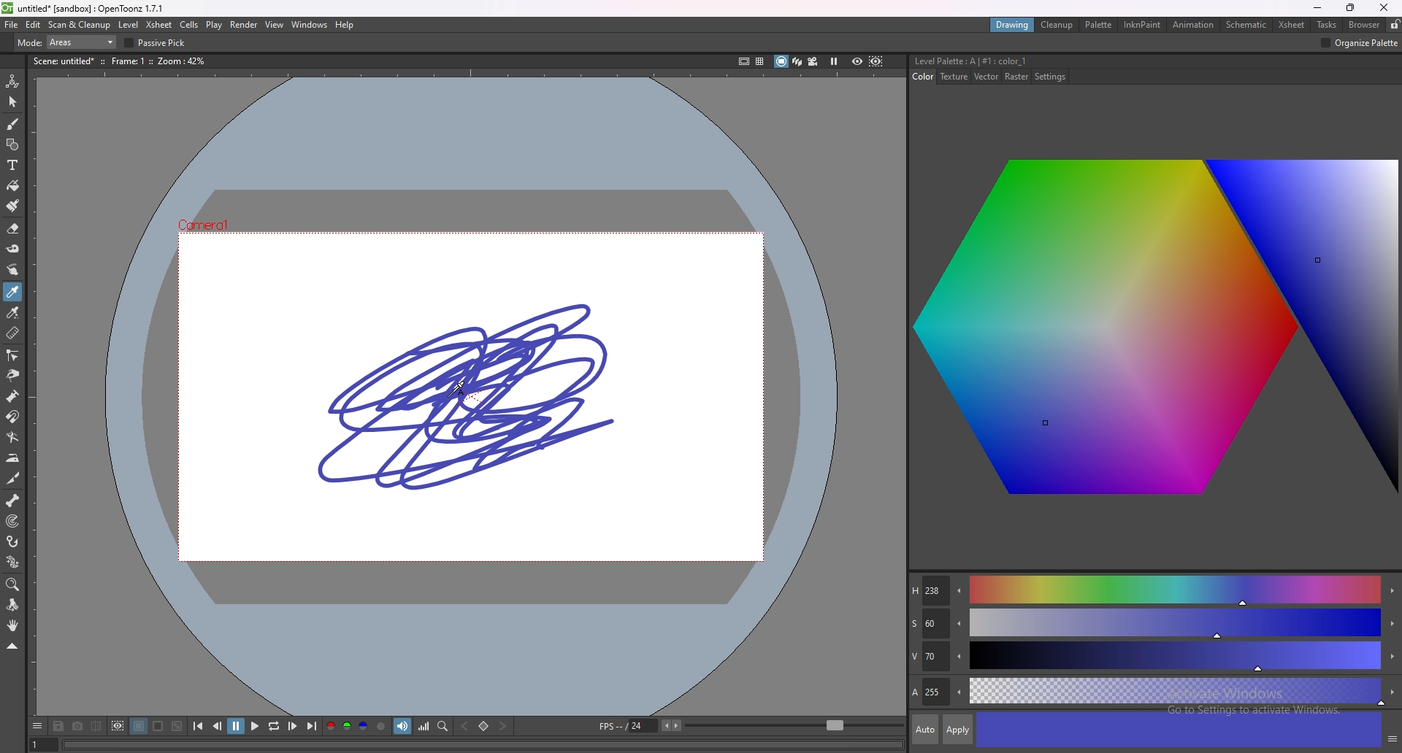 The height and width of the screenshot is (753, 1402). Describe the element at coordinates (845, 42) in the screenshot. I see `position` at that location.